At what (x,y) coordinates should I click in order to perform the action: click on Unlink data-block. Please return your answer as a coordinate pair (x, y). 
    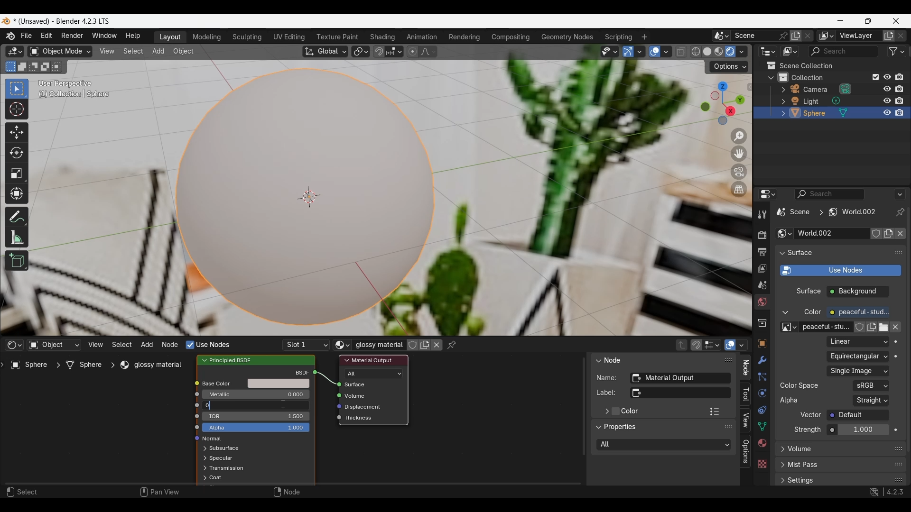
    Looking at the image, I should click on (900, 234).